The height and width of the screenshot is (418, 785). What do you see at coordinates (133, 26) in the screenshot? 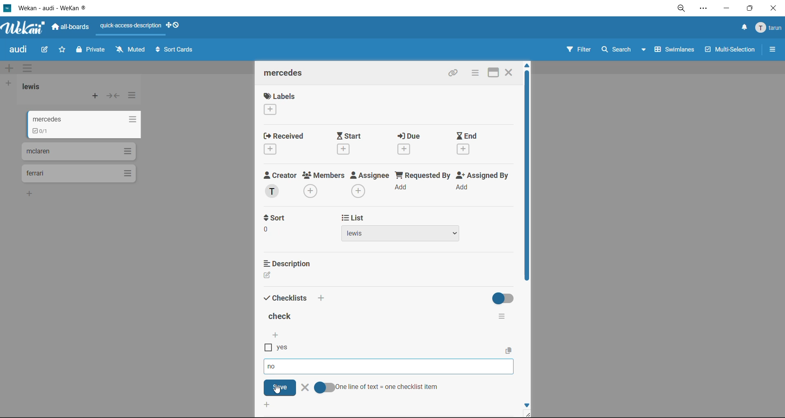
I see `quick access description` at bounding box center [133, 26].